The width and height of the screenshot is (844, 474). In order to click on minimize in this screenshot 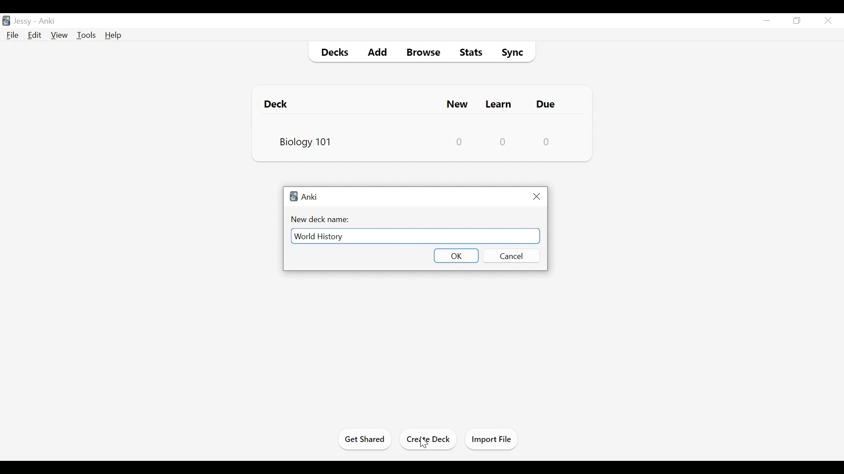, I will do `click(767, 20)`.